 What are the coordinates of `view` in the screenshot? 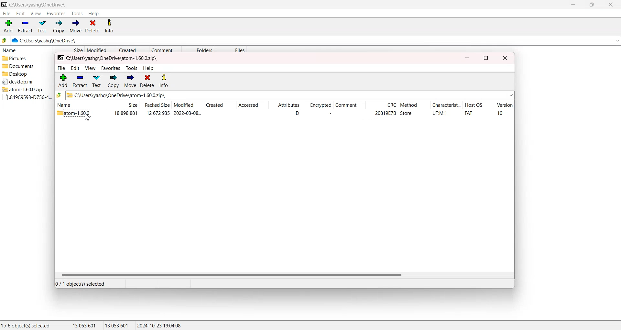 It's located at (91, 68).